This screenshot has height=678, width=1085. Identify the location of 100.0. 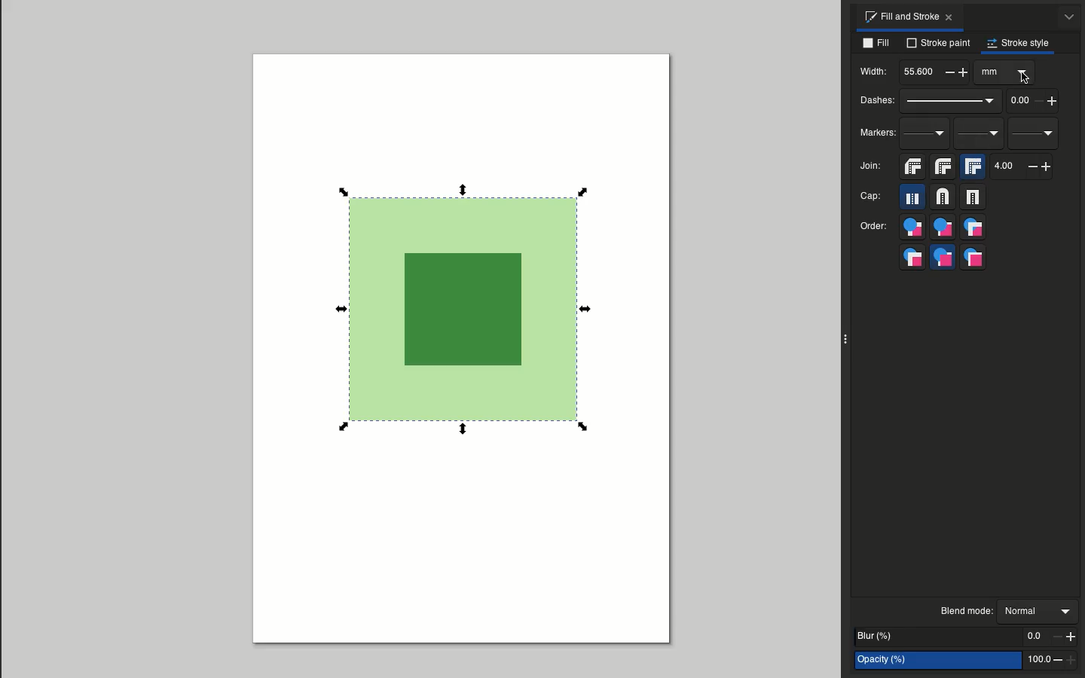
(1050, 658).